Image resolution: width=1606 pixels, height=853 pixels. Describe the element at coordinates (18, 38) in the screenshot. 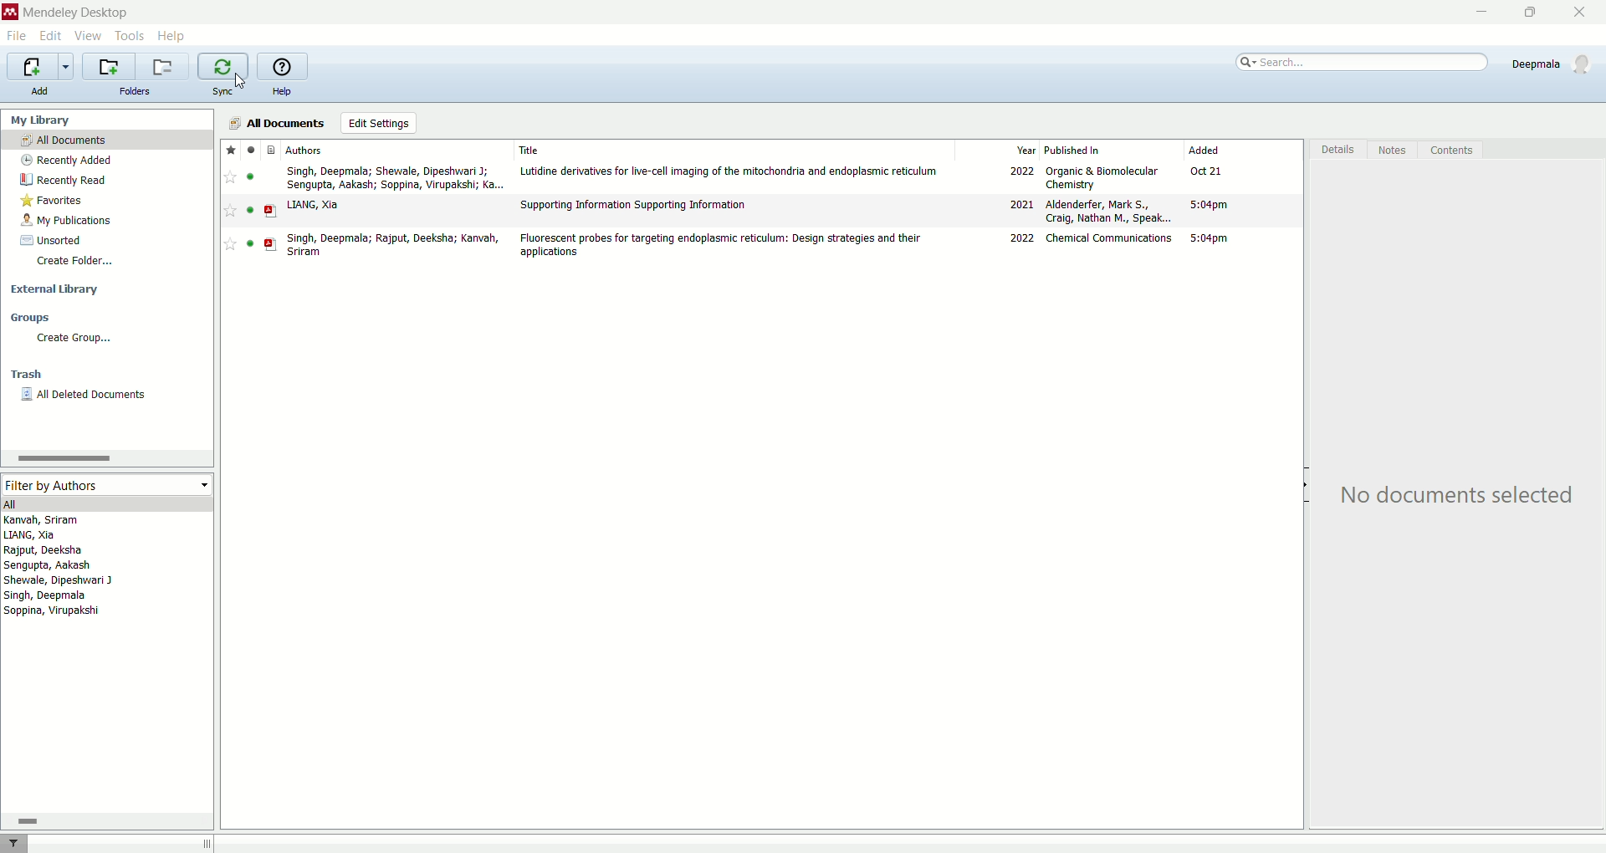

I see `file` at that location.